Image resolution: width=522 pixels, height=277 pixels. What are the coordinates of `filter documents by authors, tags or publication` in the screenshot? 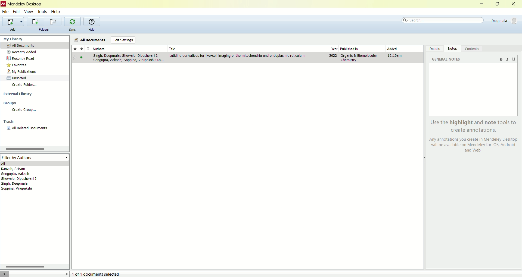 It's located at (8, 274).